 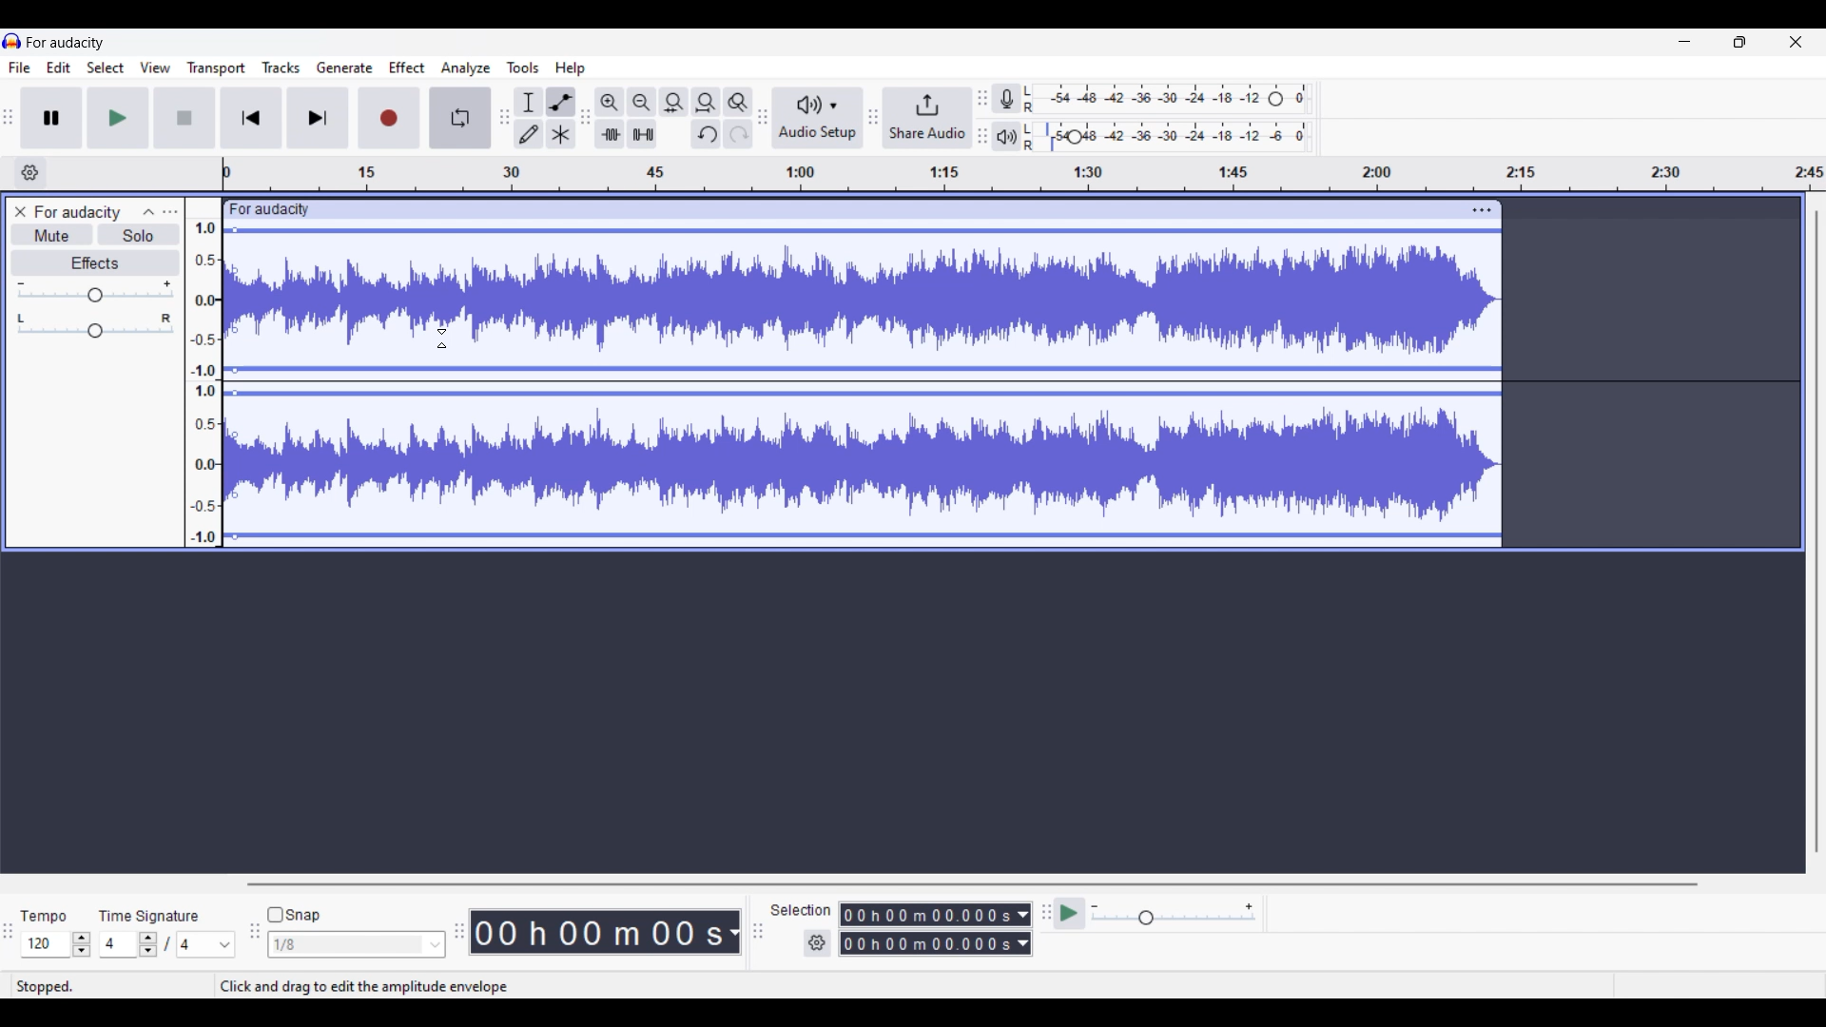 What do you see at coordinates (281, 68) in the screenshot?
I see `Tracks` at bounding box center [281, 68].